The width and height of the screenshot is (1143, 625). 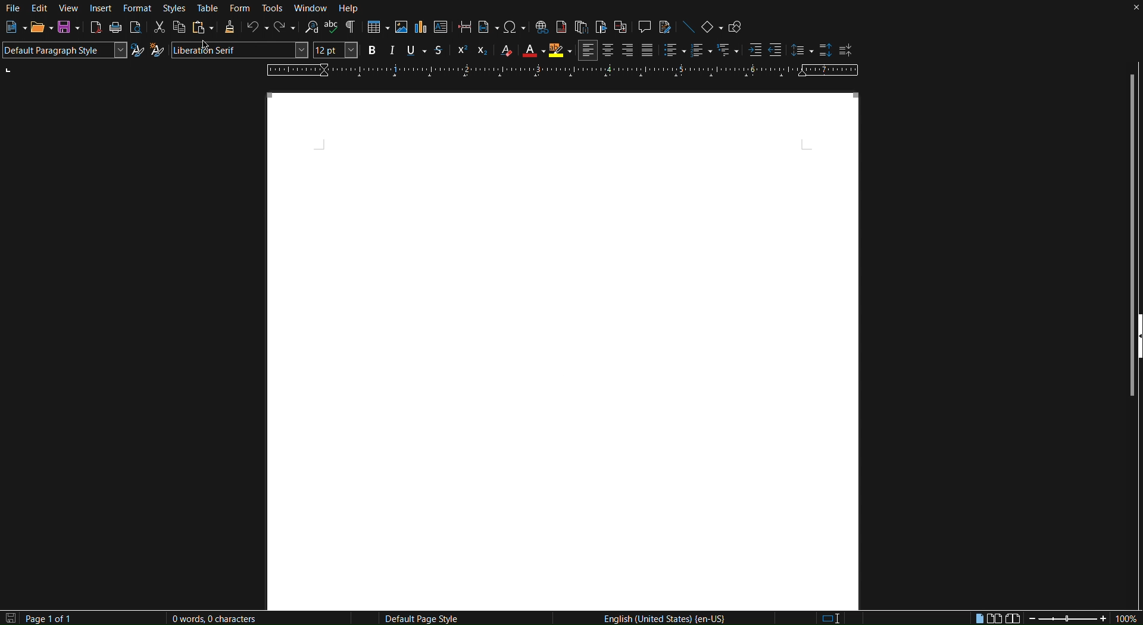 I want to click on Highlight Color, so click(x=560, y=52).